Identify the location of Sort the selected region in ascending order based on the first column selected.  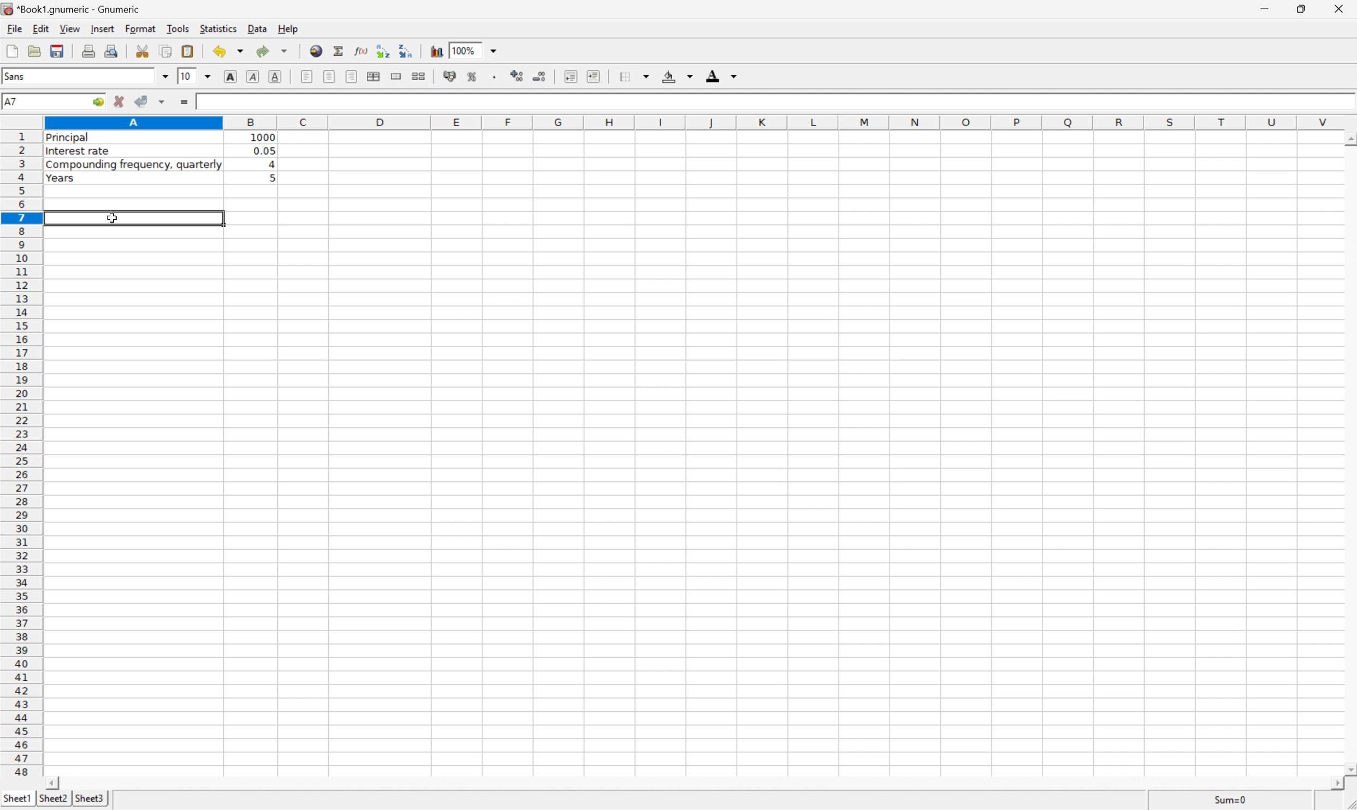
(384, 50).